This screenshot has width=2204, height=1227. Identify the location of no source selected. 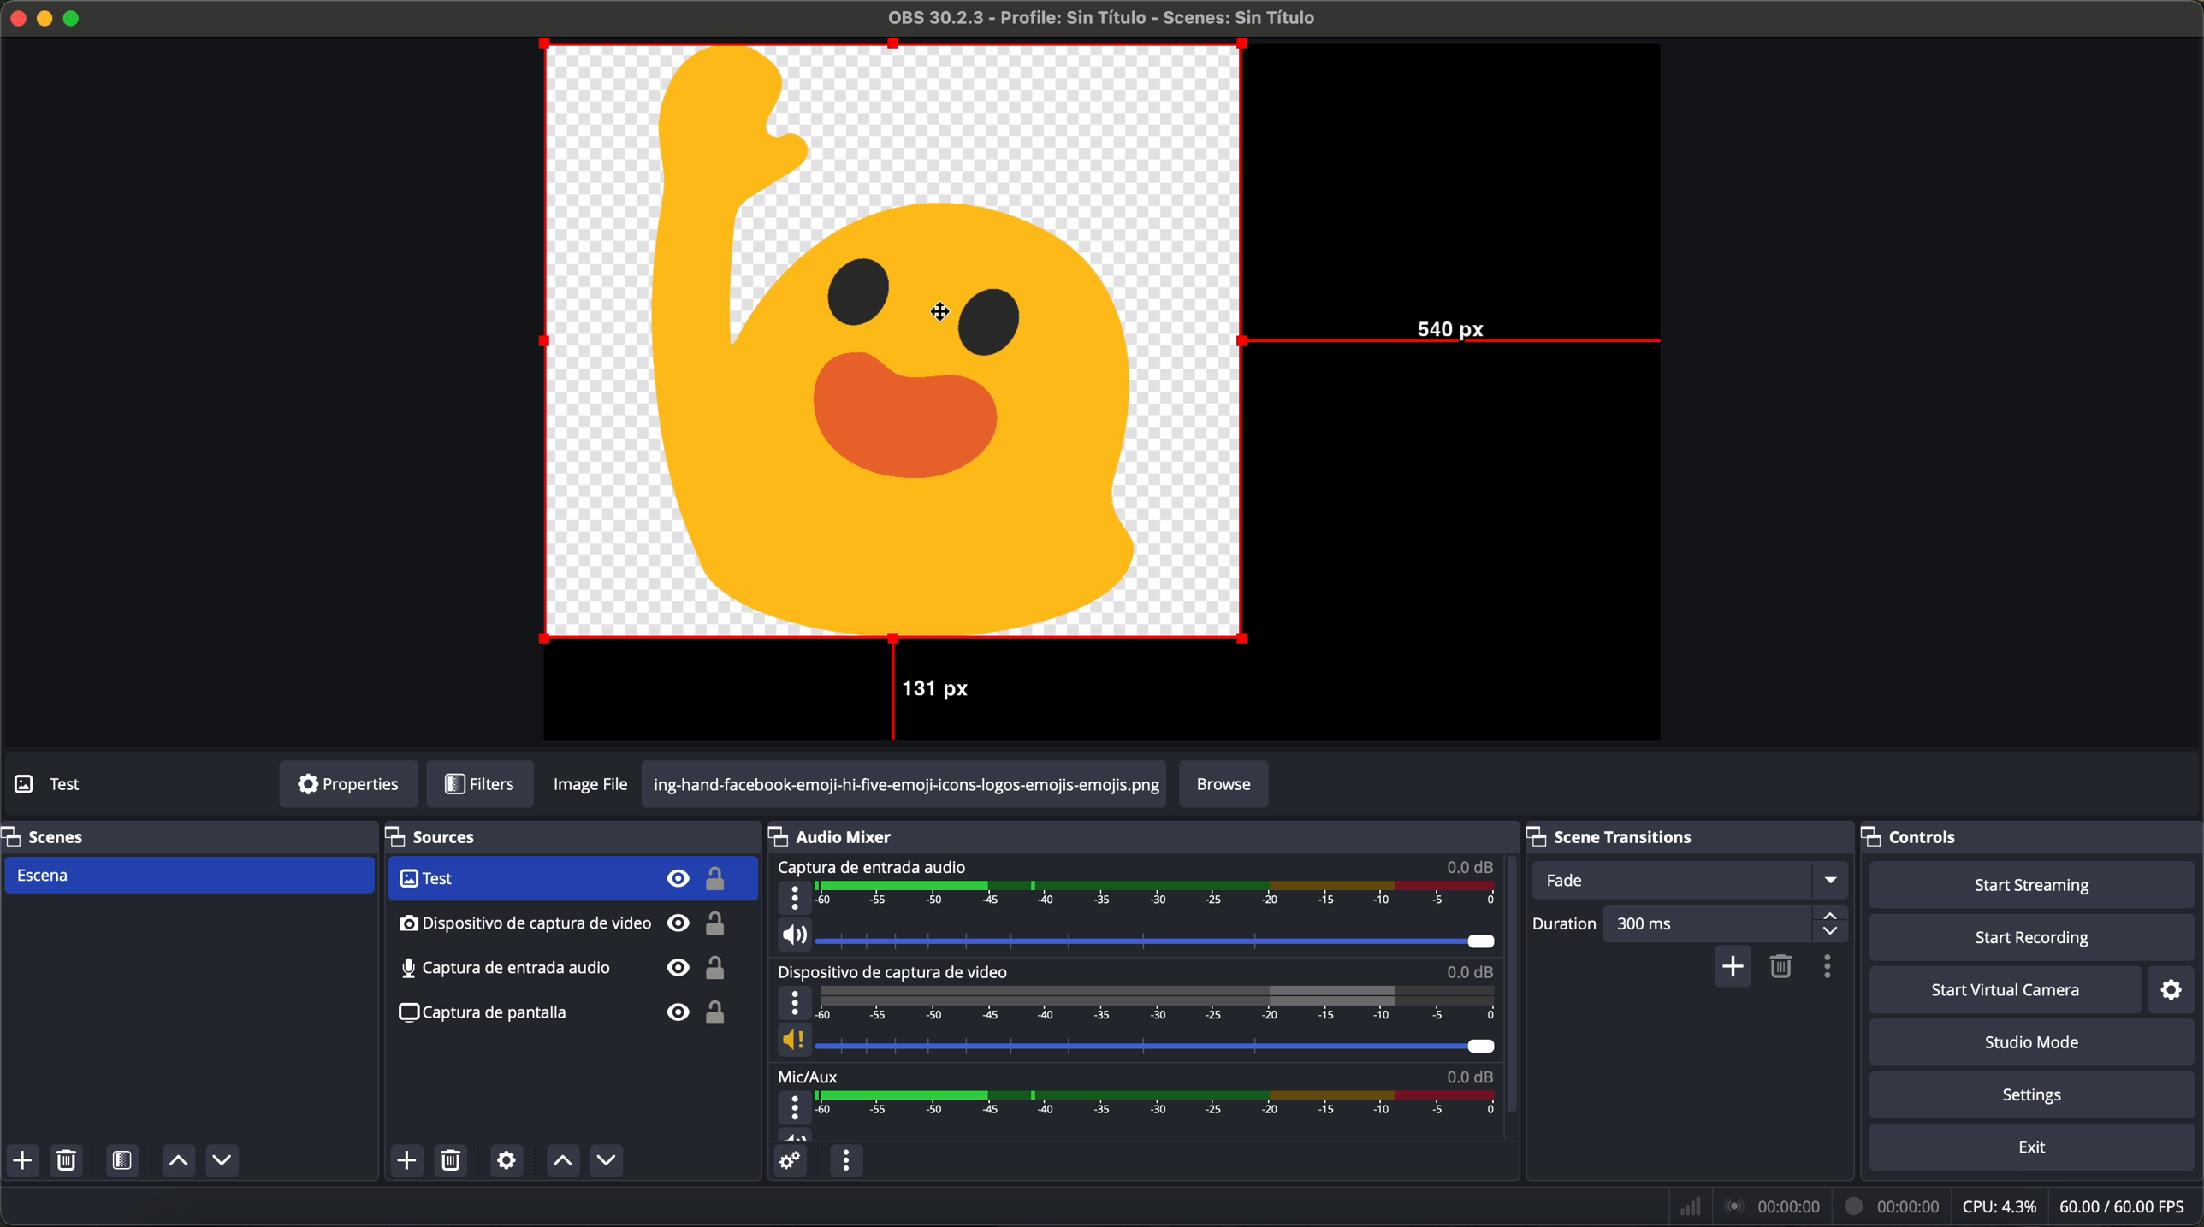
(90, 782).